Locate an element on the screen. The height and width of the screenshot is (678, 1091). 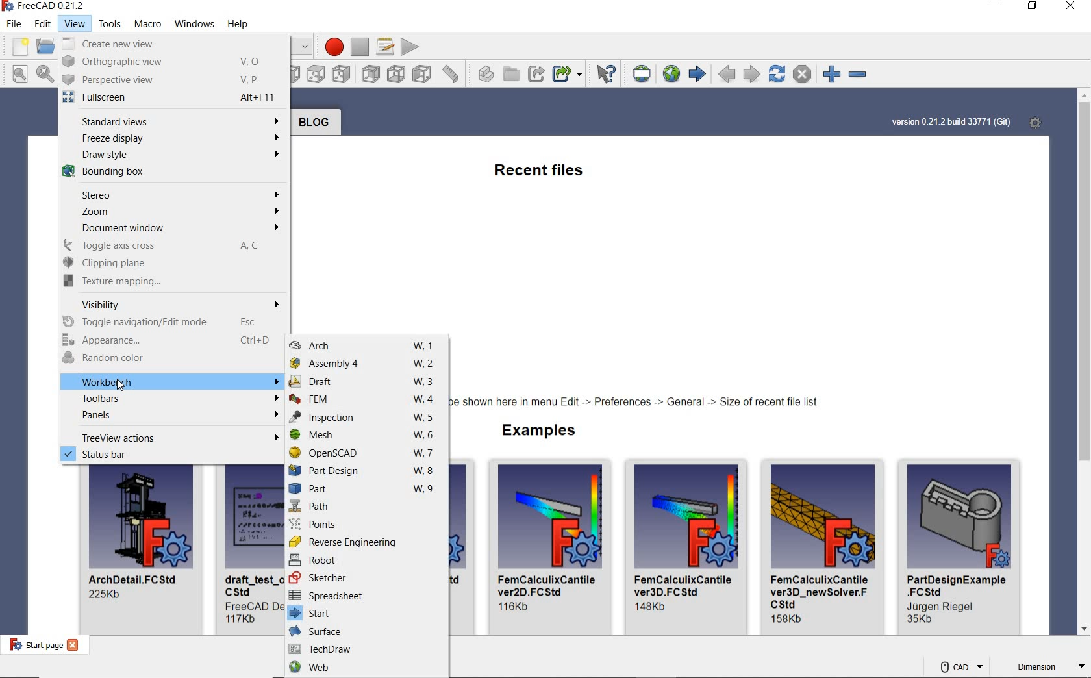
file is located at coordinates (16, 26).